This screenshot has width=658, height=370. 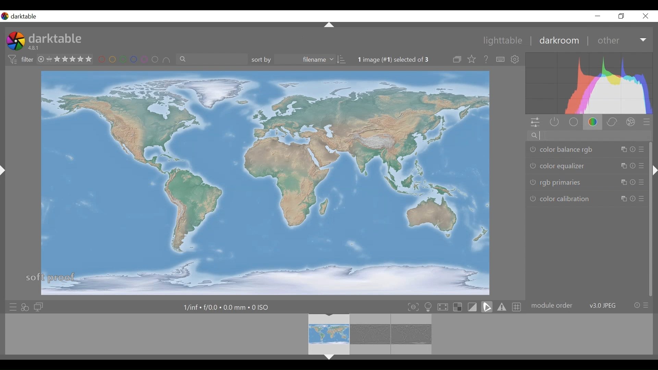 What do you see at coordinates (428, 307) in the screenshot?
I see `toggle IS 12646 color assessments conditions` at bounding box center [428, 307].